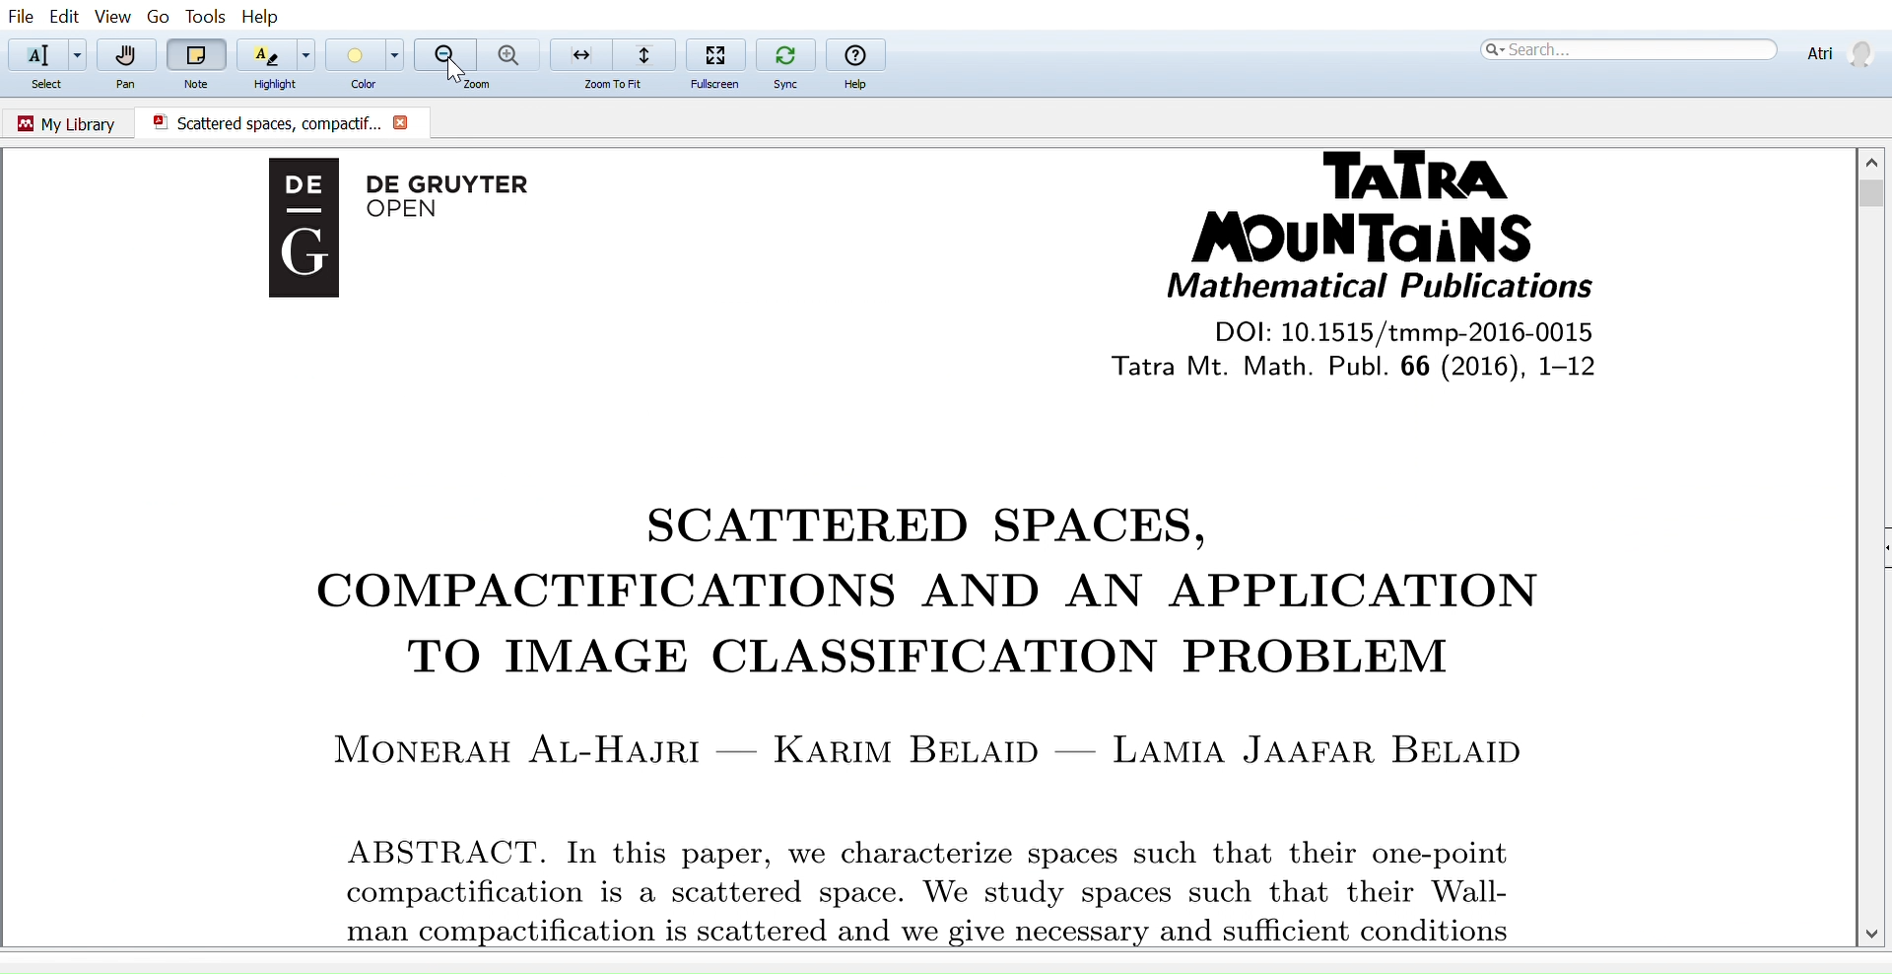  I want to click on SCATTERED SPACES,, so click(932, 523).